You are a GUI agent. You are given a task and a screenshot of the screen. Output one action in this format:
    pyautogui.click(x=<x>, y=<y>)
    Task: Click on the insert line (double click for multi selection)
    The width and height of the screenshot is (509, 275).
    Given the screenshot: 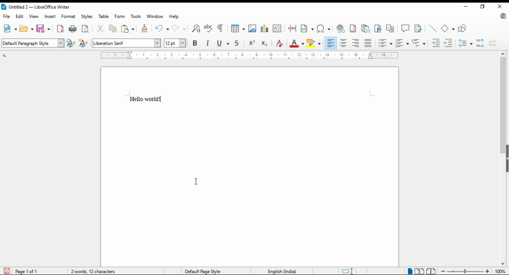 What is the action you would take?
    pyautogui.click(x=433, y=28)
    